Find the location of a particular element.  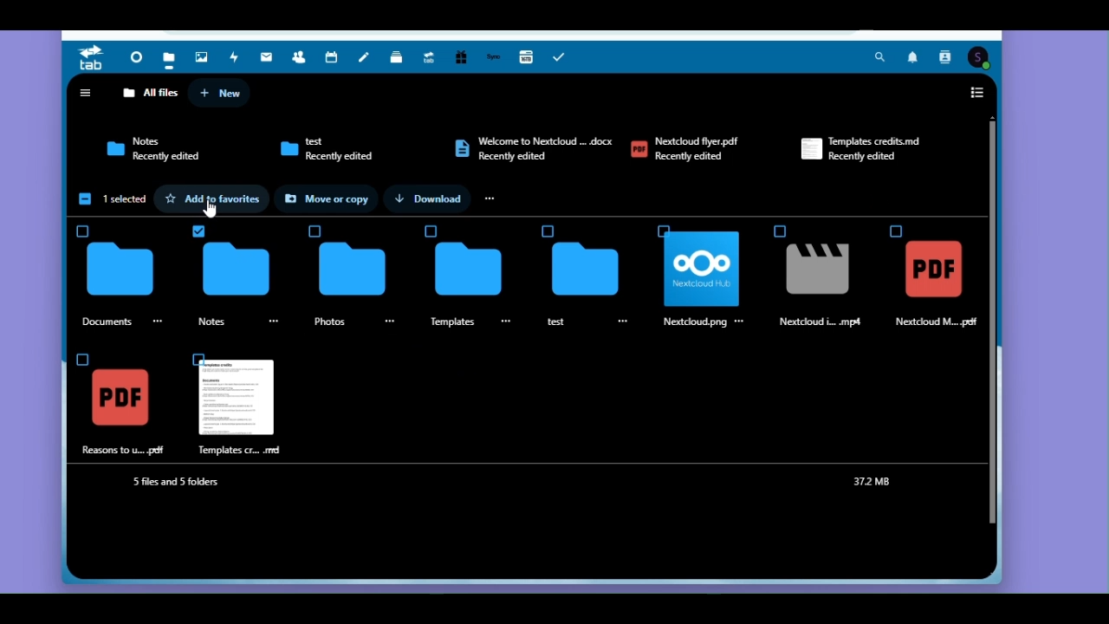

Recently edited is located at coordinates (348, 159).